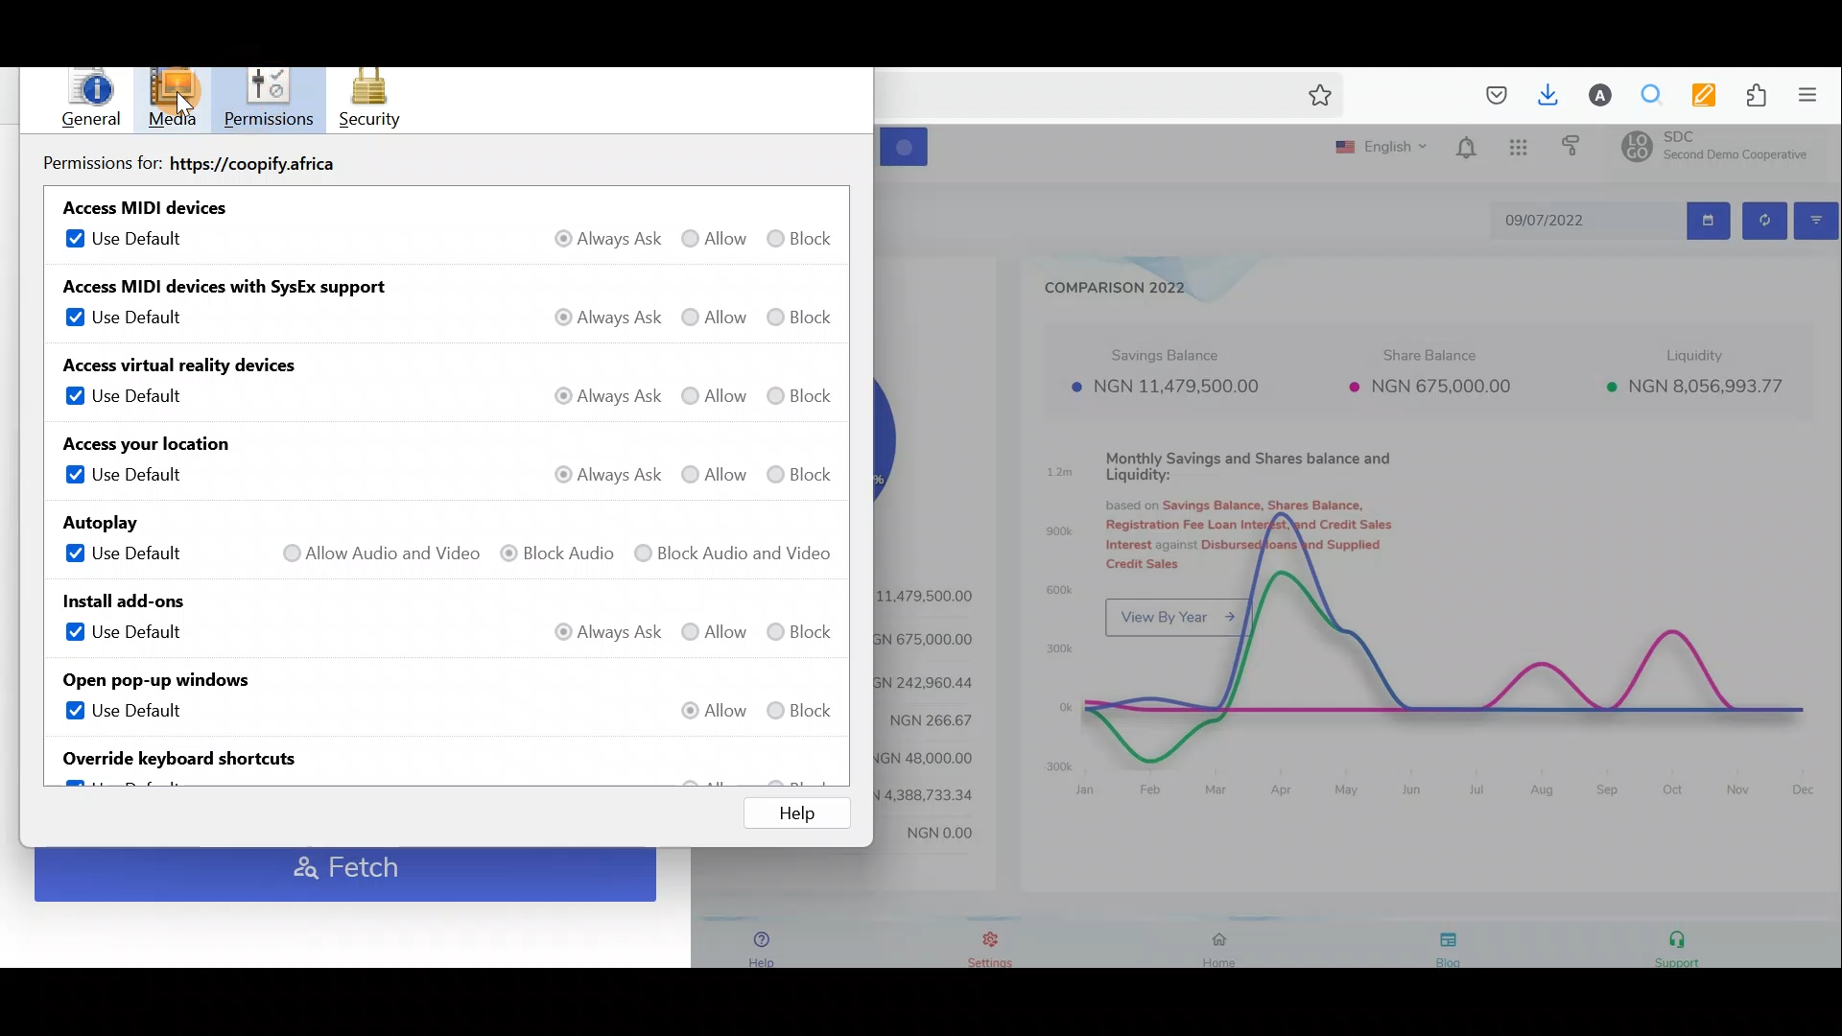 The width and height of the screenshot is (1842, 1036). What do you see at coordinates (378, 555) in the screenshot?
I see `Allow audio and video` at bounding box center [378, 555].